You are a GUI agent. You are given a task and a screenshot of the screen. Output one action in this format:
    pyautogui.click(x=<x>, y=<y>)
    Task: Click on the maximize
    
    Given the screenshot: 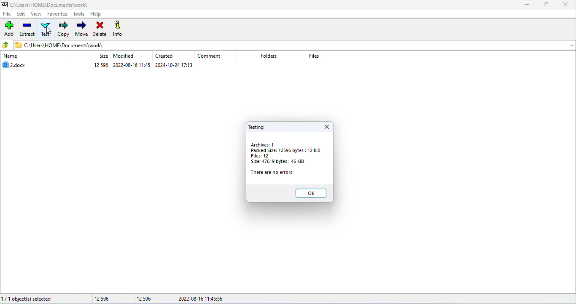 What is the action you would take?
    pyautogui.click(x=548, y=6)
    